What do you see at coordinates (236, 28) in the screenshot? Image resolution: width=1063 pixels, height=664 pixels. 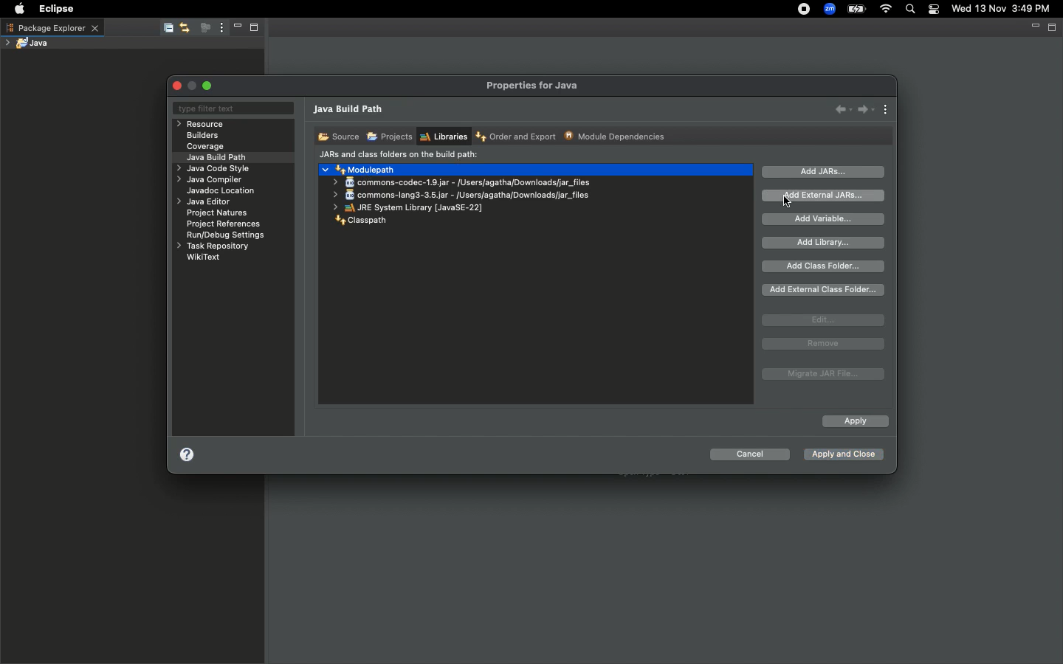 I see `Minimize` at bounding box center [236, 28].